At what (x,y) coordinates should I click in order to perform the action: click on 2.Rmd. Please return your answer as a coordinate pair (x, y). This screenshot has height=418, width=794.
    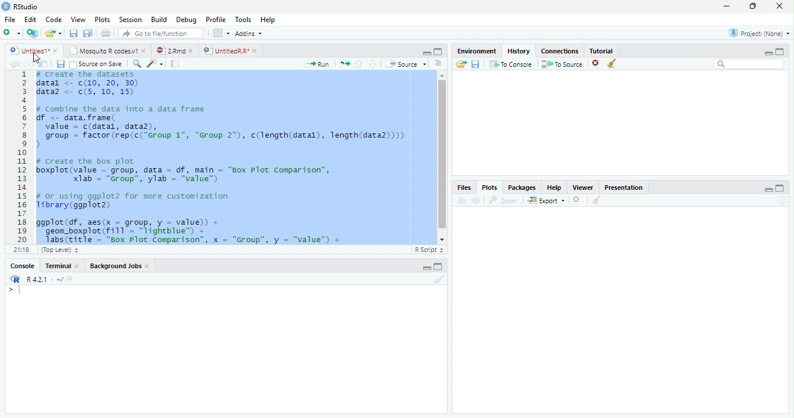
    Looking at the image, I should click on (170, 51).